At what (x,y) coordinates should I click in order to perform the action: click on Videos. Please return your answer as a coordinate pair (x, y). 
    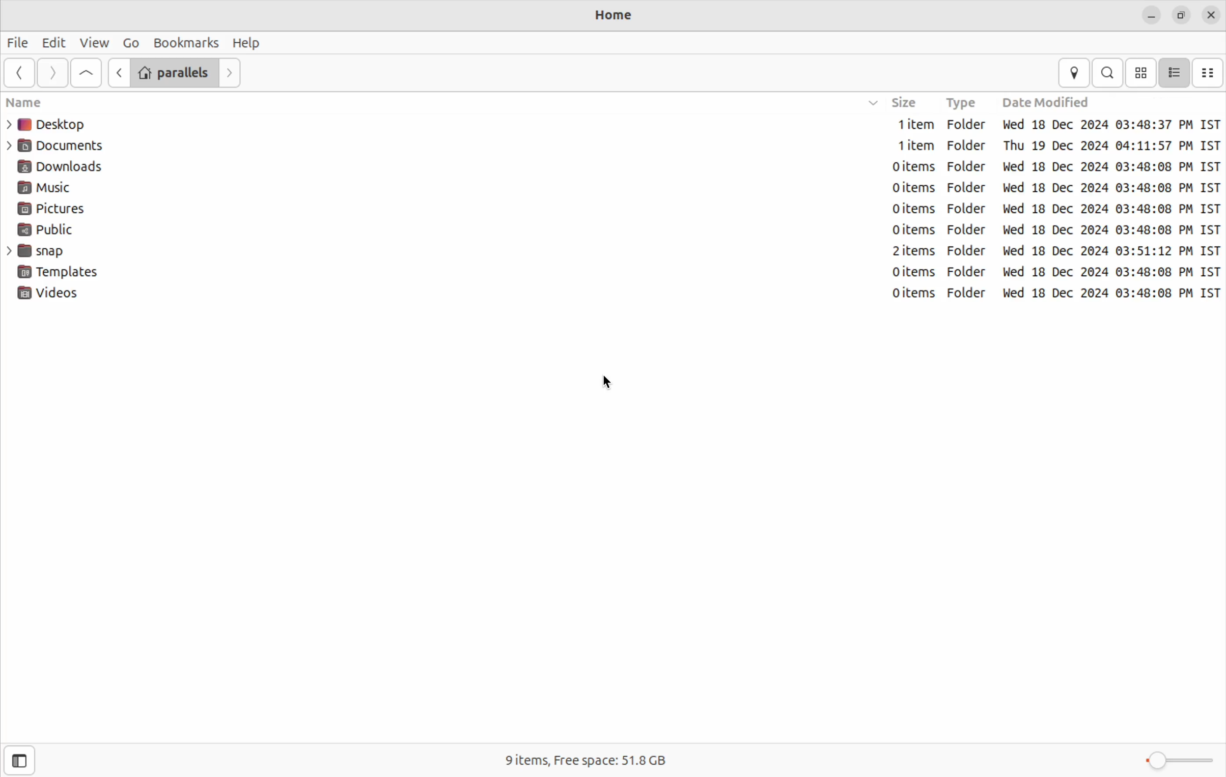
    Looking at the image, I should click on (50, 296).